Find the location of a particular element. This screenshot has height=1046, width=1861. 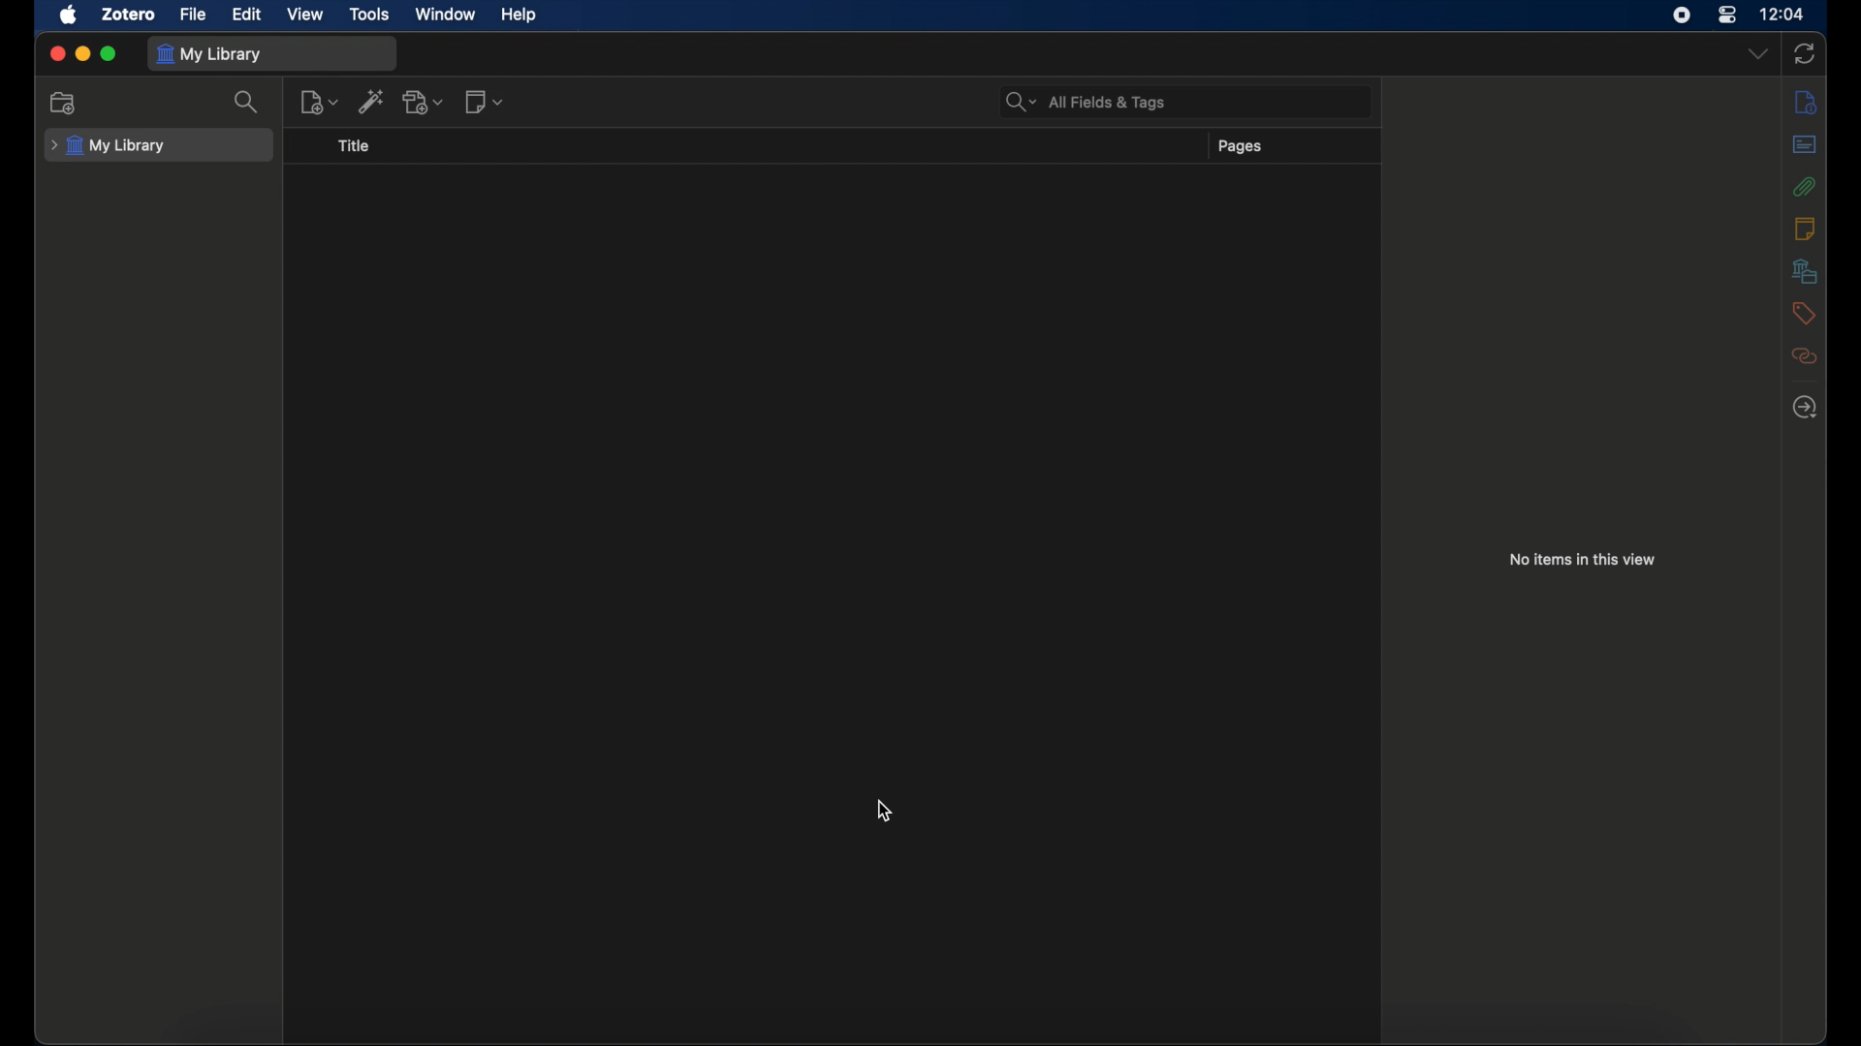

new item is located at coordinates (319, 101).